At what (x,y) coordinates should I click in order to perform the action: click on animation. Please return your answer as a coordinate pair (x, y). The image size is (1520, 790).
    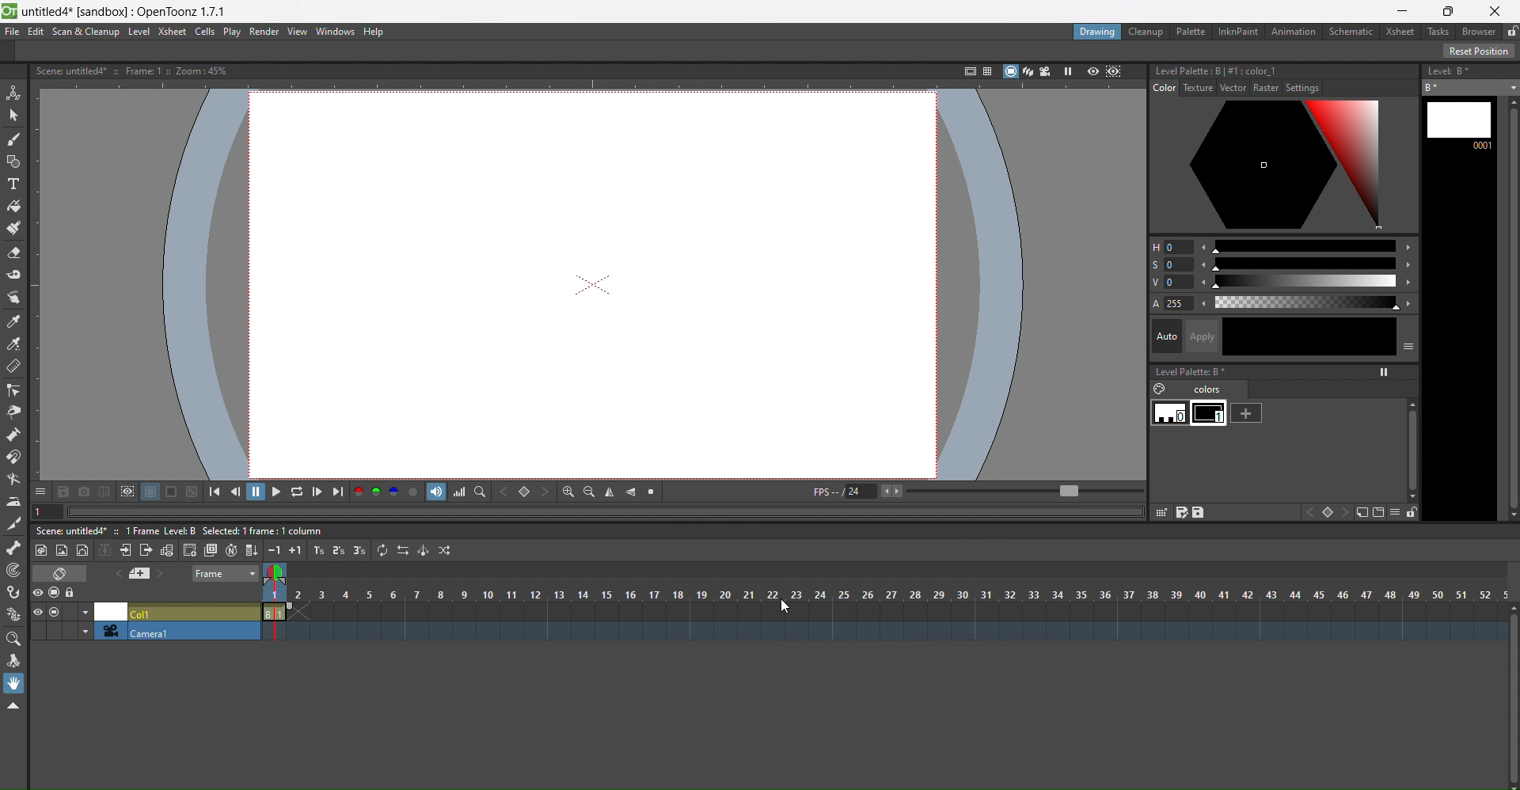
    Looking at the image, I should click on (1294, 32).